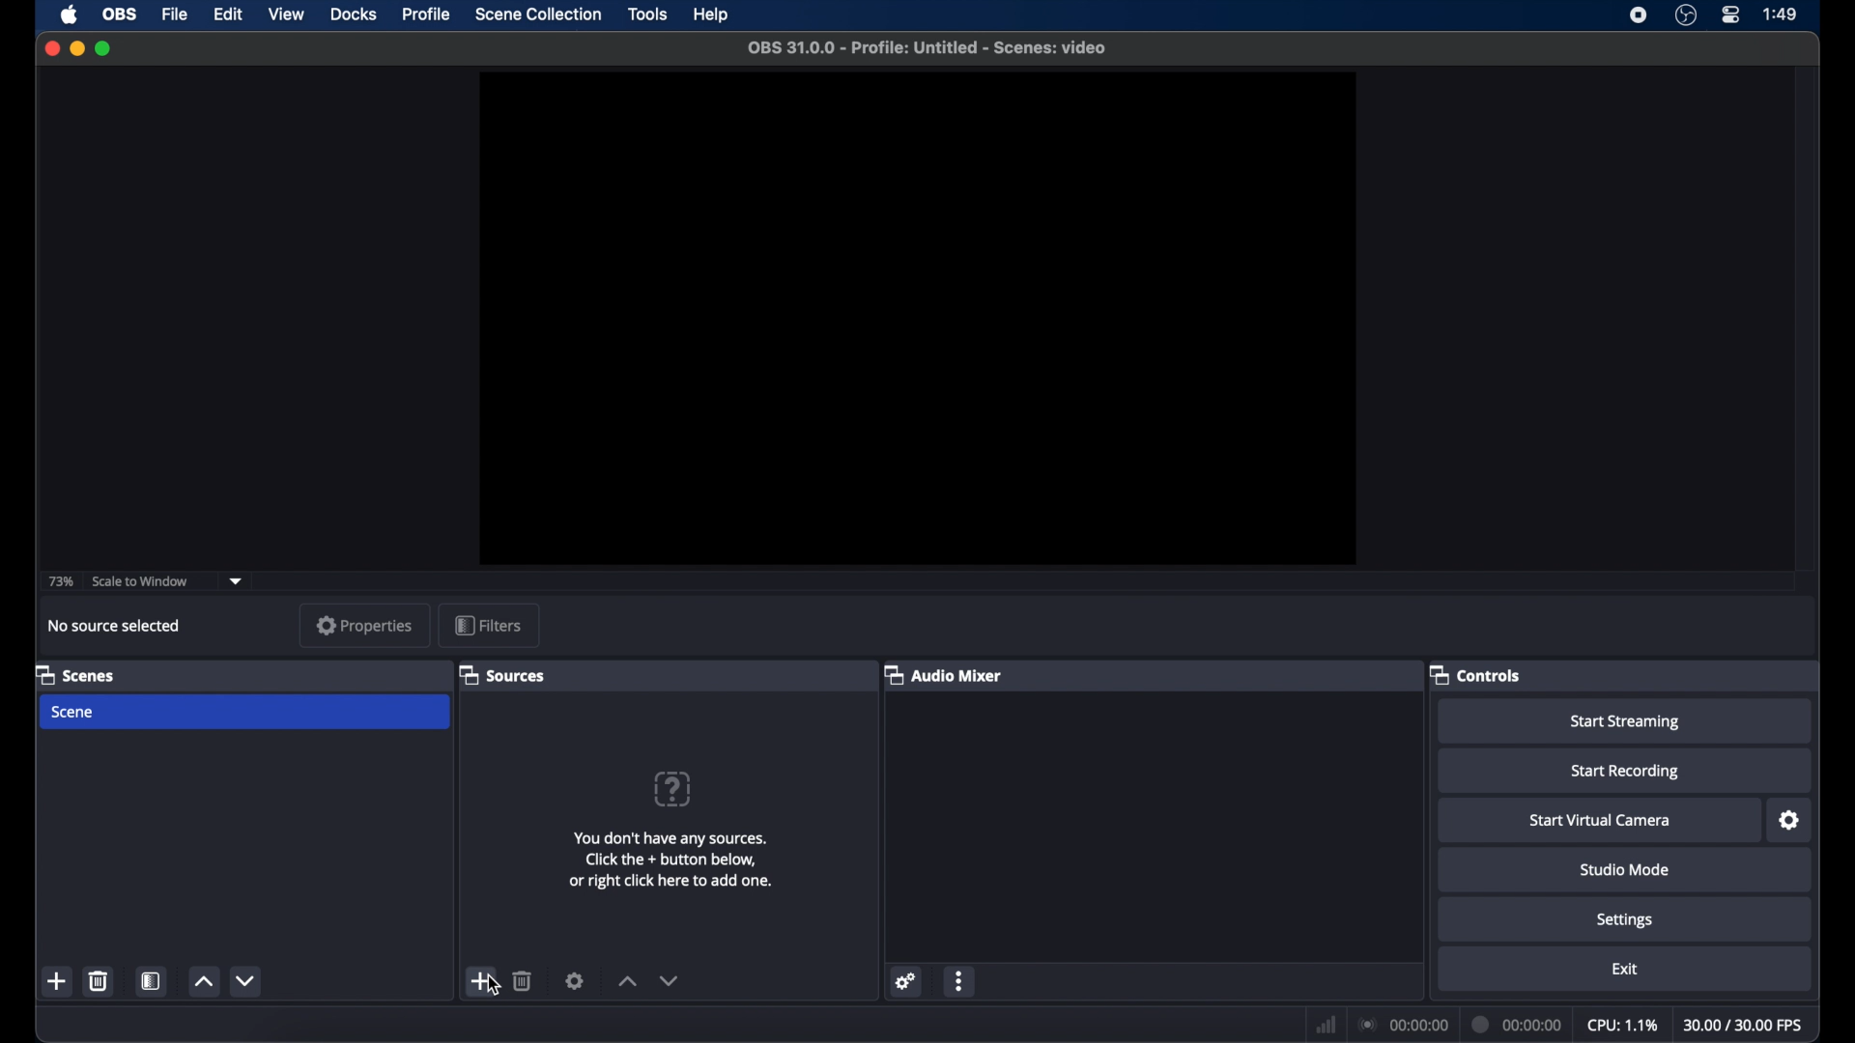 The width and height of the screenshot is (1855, 1043). I want to click on properties, so click(365, 625).